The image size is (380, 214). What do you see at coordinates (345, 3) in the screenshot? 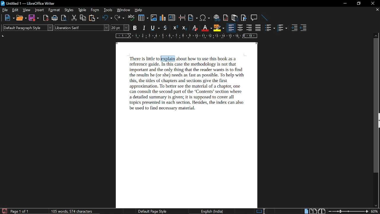
I see `minimize` at bounding box center [345, 3].